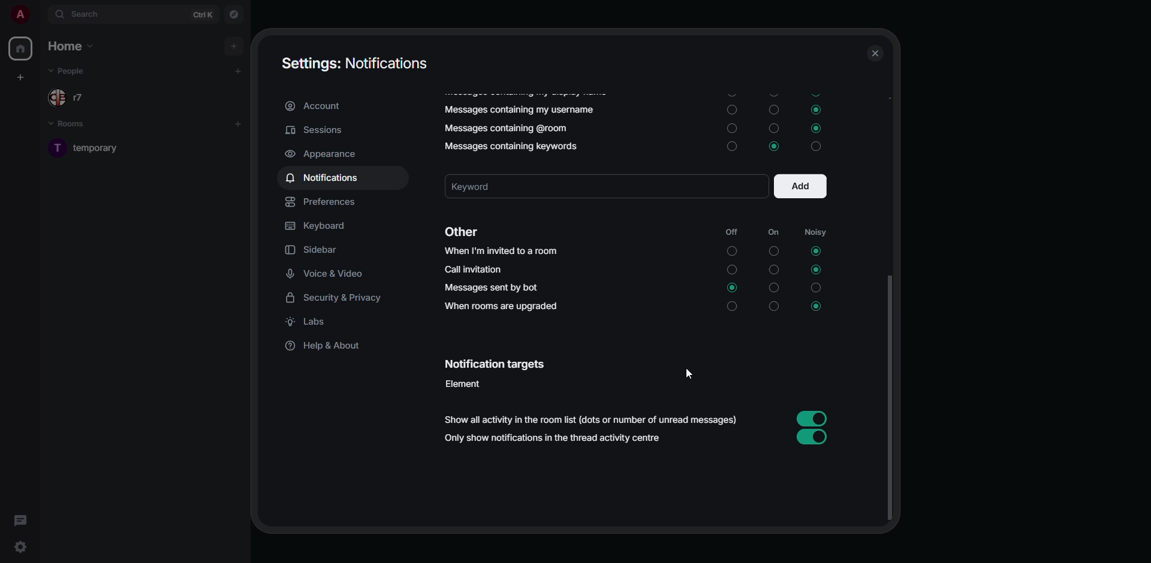 Image resolution: width=1151 pixels, height=563 pixels. What do you see at coordinates (478, 269) in the screenshot?
I see `call invitation` at bounding box center [478, 269].